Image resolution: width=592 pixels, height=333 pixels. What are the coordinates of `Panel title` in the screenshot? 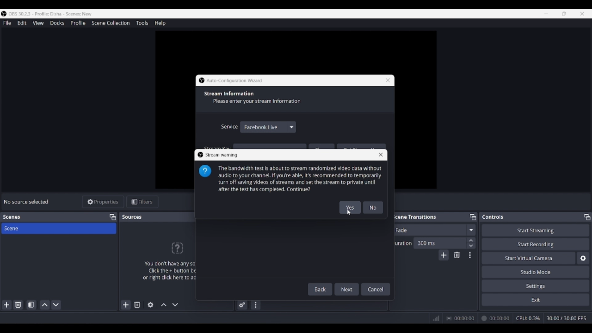 It's located at (12, 217).